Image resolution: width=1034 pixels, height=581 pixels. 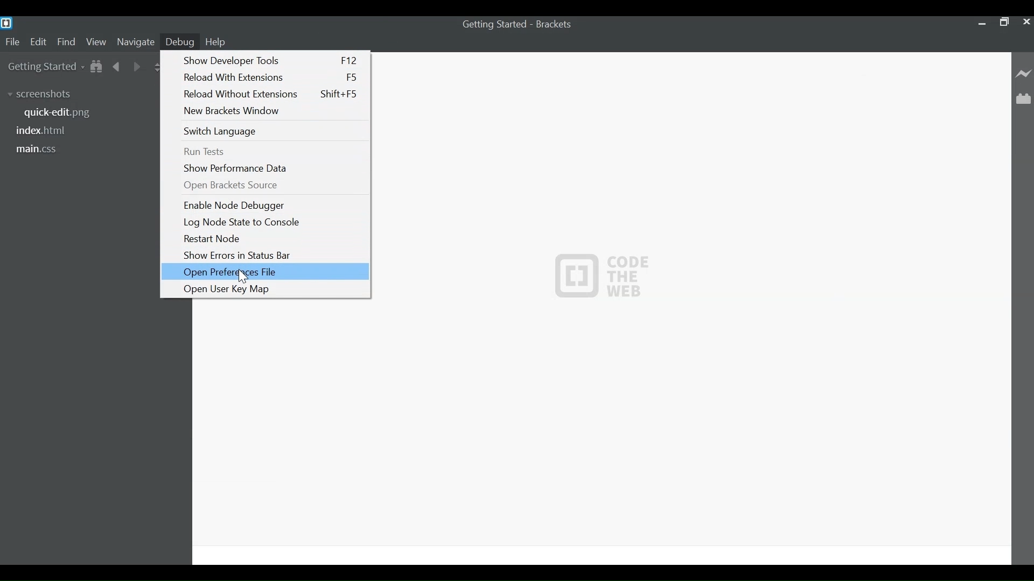 I want to click on minimize, so click(x=981, y=23).